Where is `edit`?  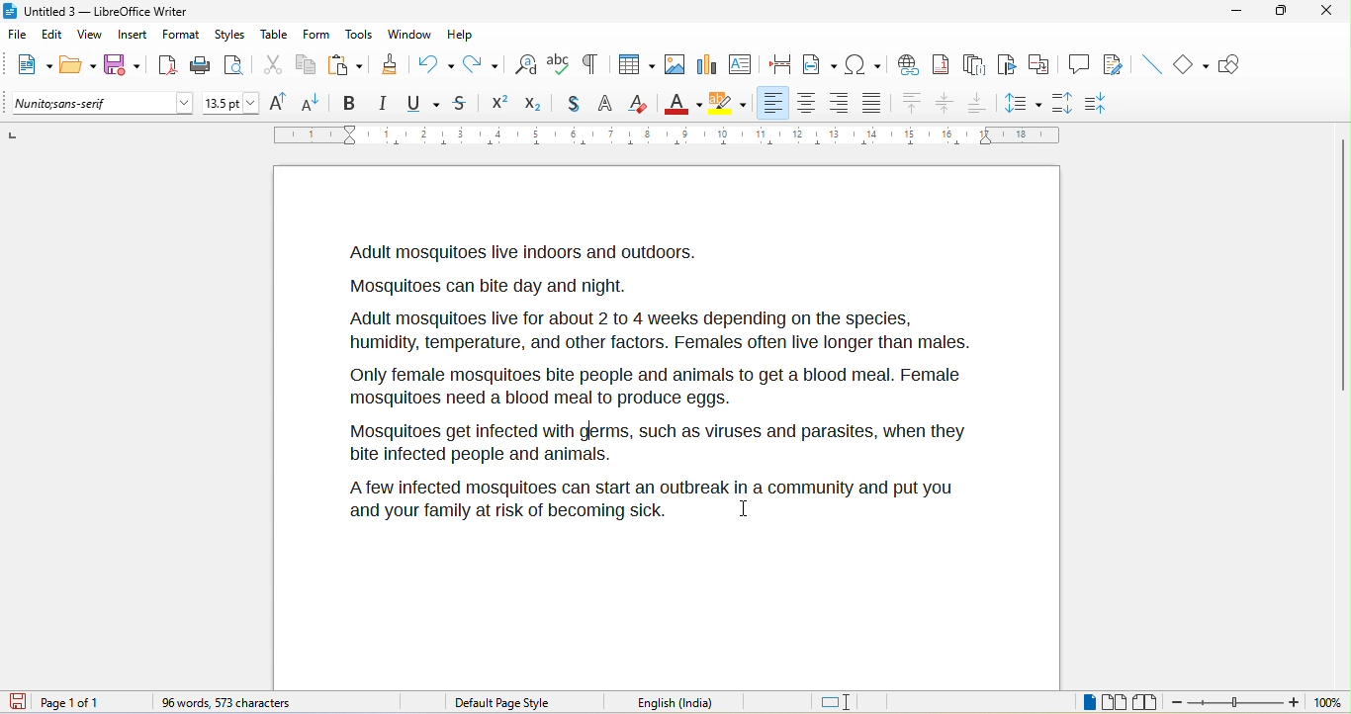
edit is located at coordinates (52, 36).